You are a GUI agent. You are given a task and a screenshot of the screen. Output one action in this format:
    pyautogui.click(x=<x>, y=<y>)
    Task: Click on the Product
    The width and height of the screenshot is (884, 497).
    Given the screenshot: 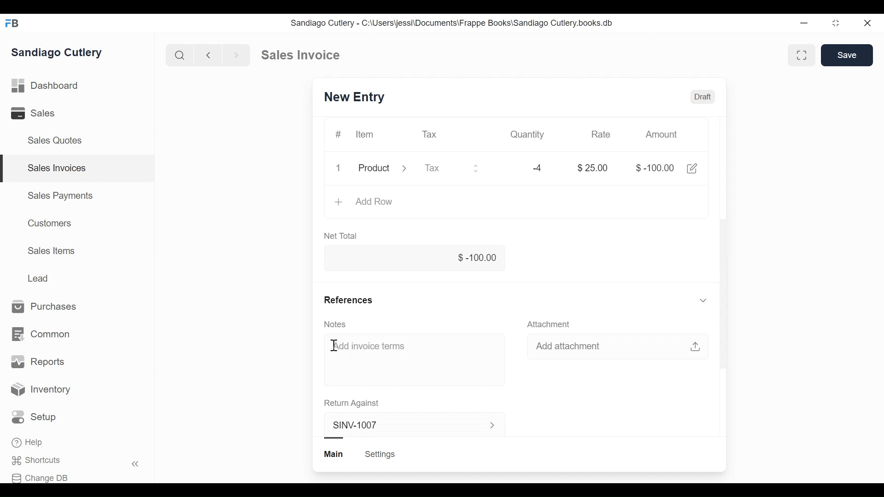 What is the action you would take?
    pyautogui.click(x=382, y=168)
    